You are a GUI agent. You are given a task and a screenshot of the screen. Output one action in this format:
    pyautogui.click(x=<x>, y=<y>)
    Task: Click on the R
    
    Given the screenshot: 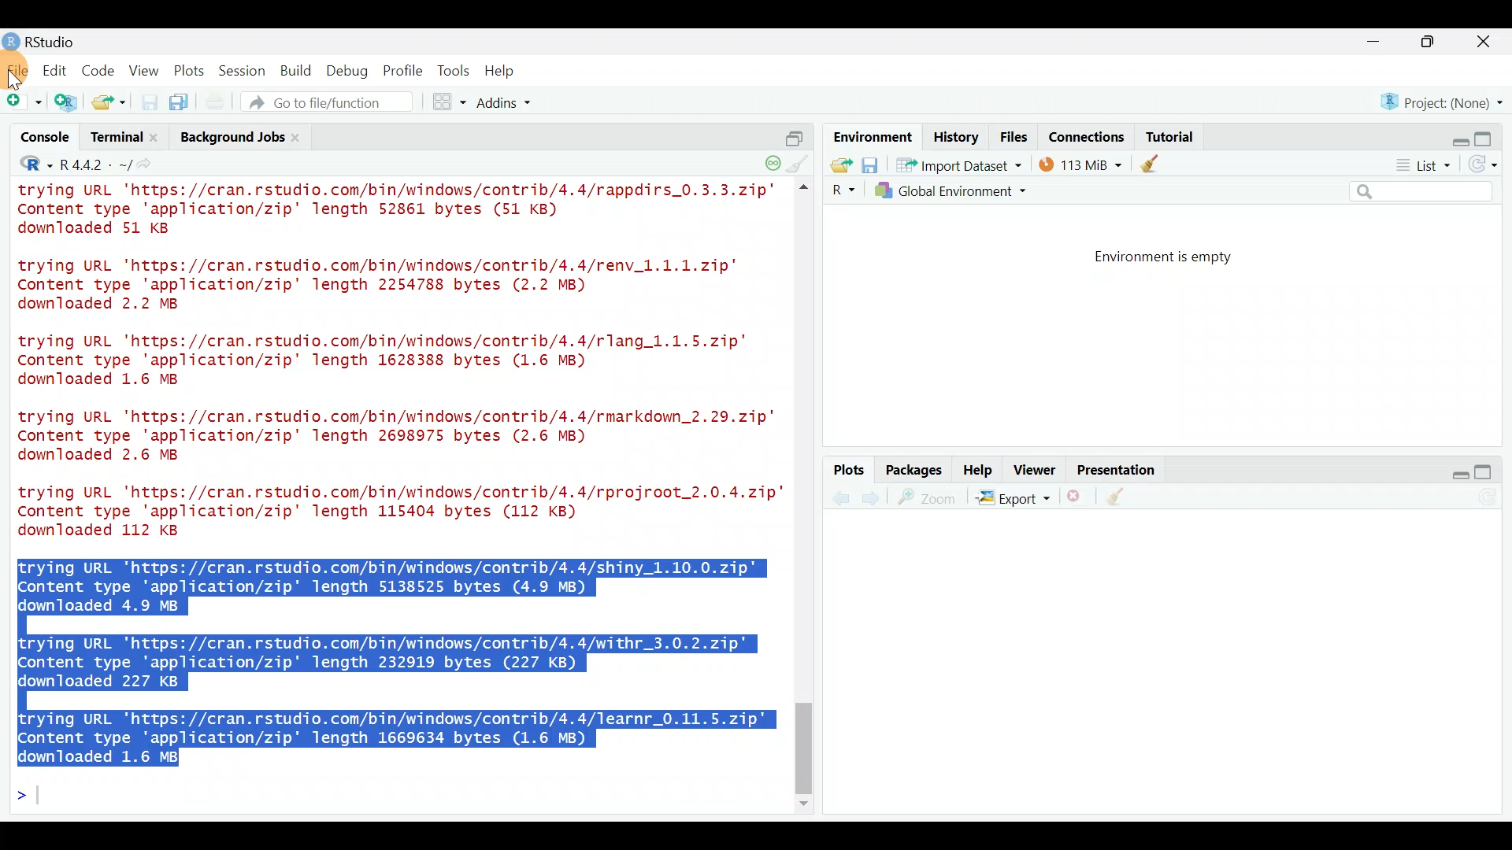 What is the action you would take?
    pyautogui.click(x=841, y=190)
    